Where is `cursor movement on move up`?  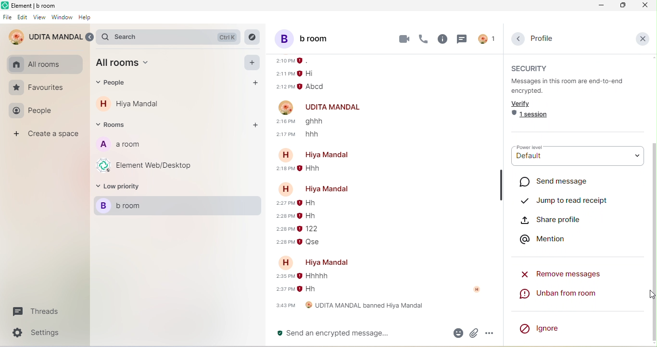
cursor movement on move up is located at coordinates (650, 295).